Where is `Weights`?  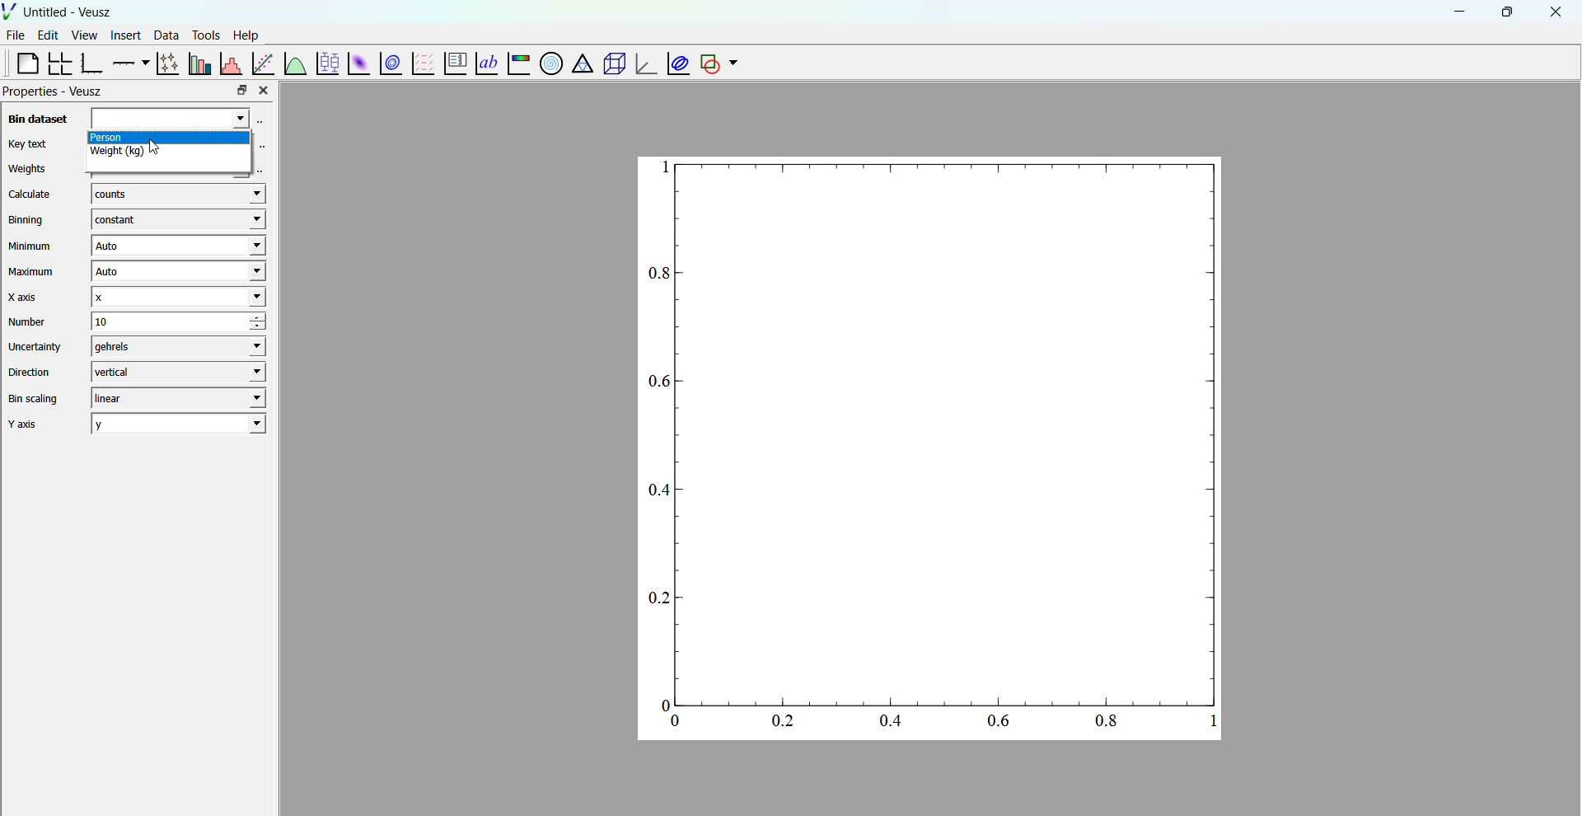 Weights is located at coordinates (27, 170).